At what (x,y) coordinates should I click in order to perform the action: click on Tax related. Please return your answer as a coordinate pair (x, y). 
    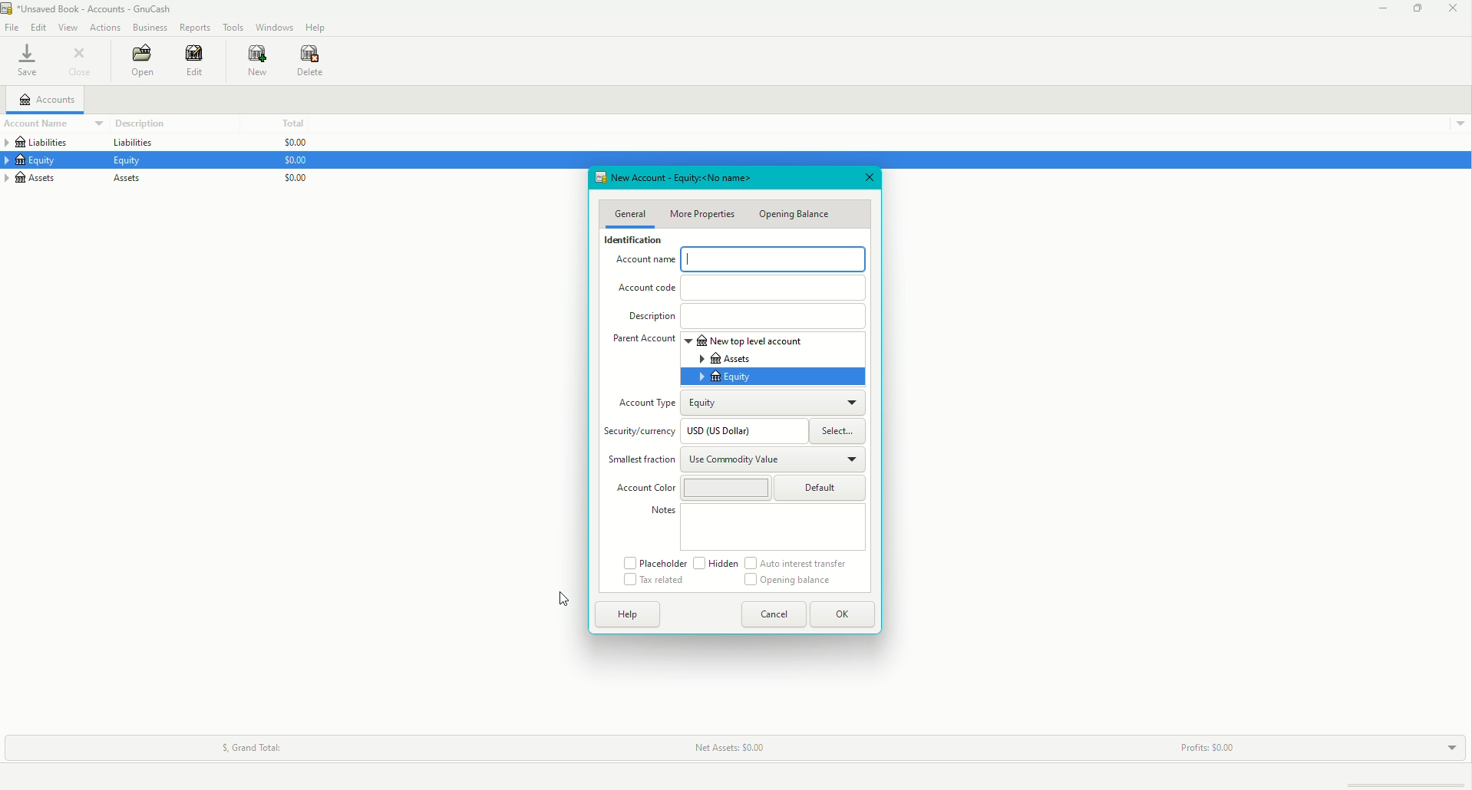
    Looking at the image, I should click on (654, 581).